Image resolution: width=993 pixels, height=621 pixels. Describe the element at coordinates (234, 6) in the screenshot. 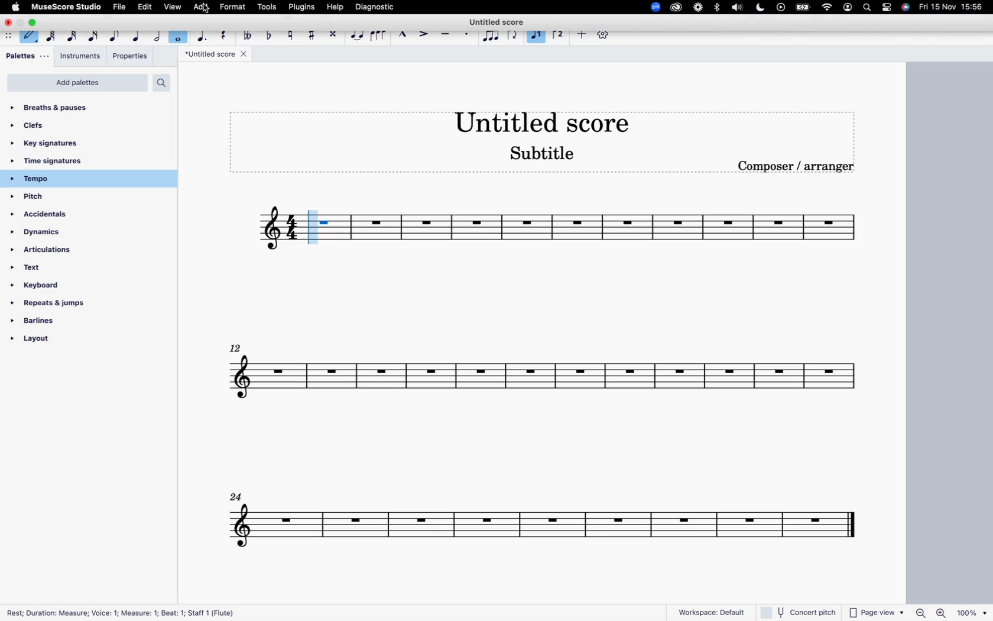

I see `format` at that location.